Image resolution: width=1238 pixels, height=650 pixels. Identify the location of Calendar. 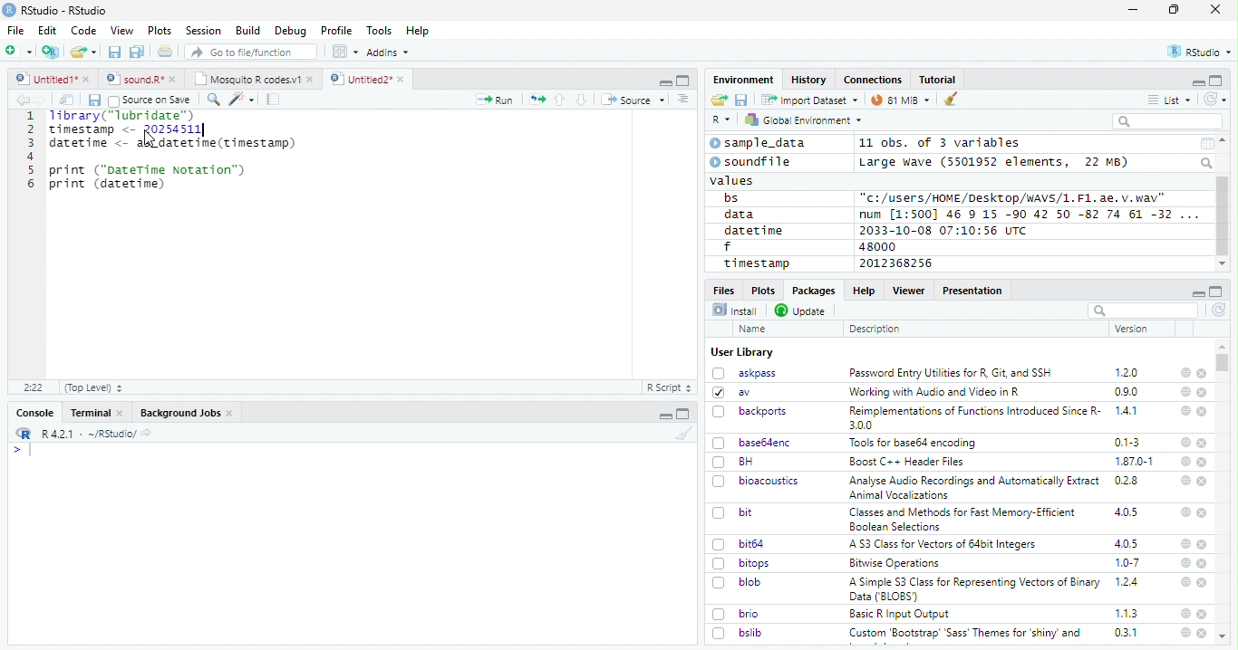
(1206, 144).